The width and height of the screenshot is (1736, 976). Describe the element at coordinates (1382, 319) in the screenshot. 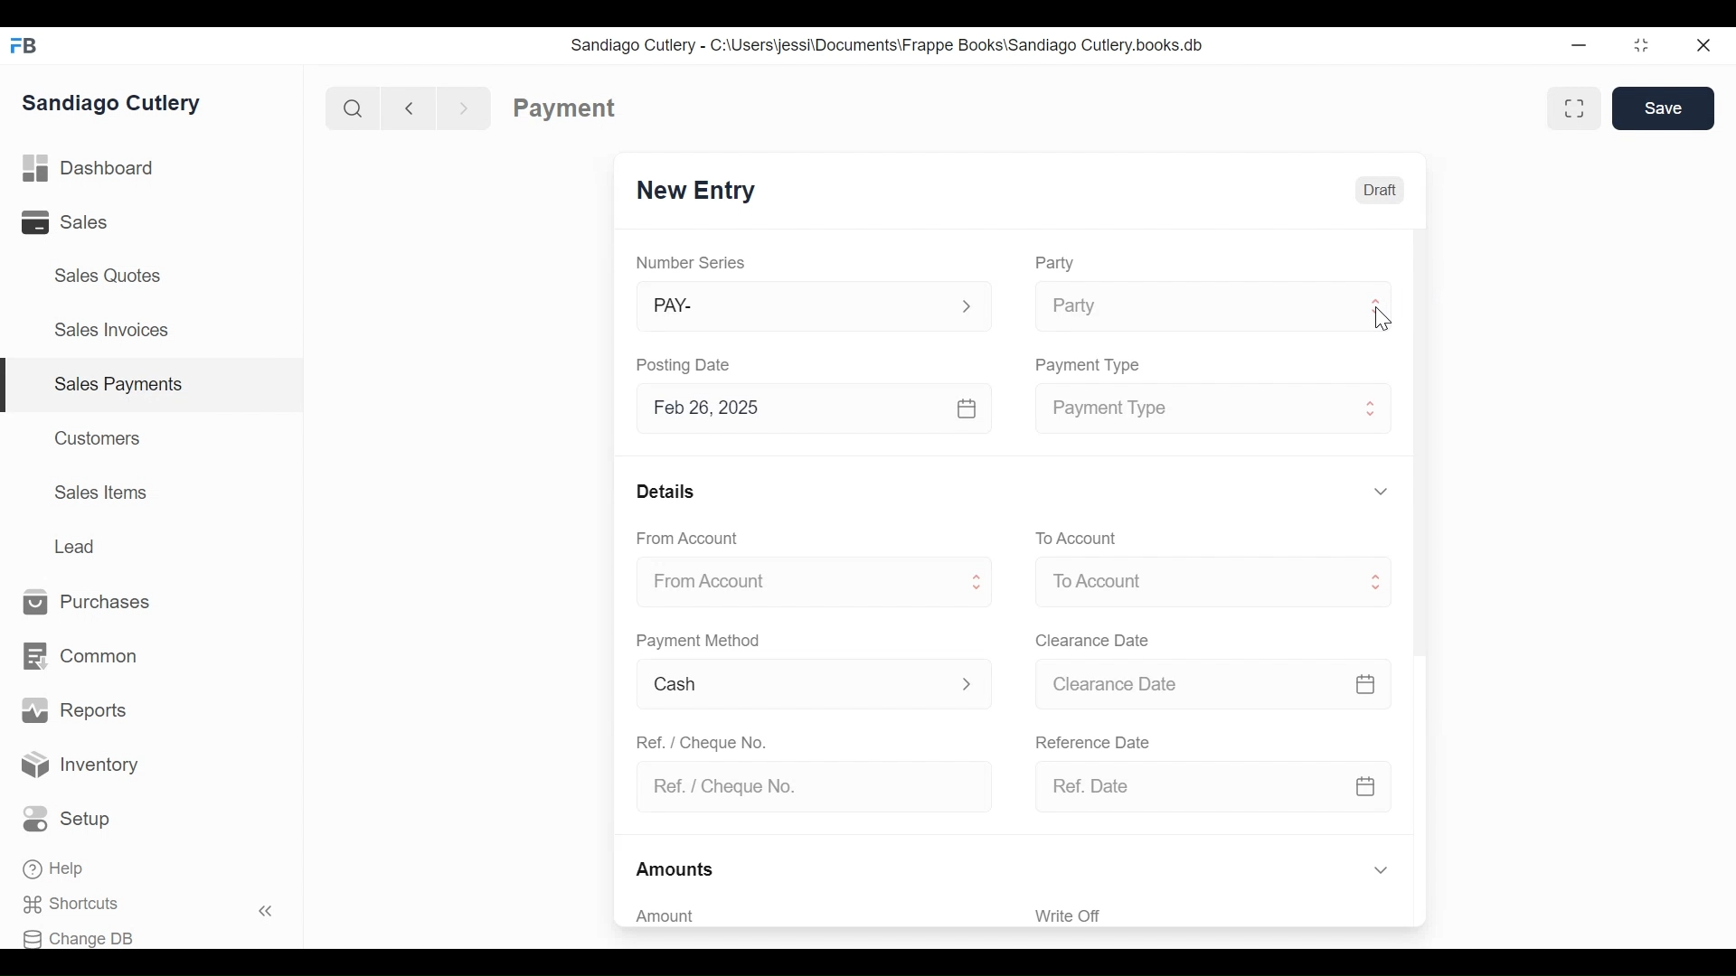

I see `cursor` at that location.